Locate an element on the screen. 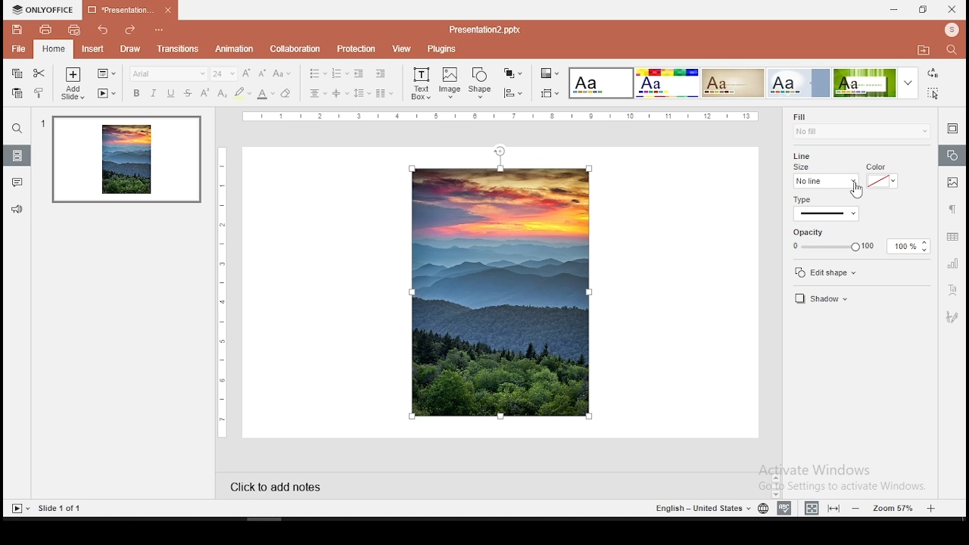 Image resolution: width=969 pixels, height=545 pixels. slide settings is located at coordinates (951, 128).